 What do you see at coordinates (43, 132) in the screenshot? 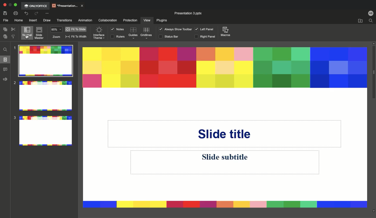
I see `Slide 3 with new layout` at bounding box center [43, 132].